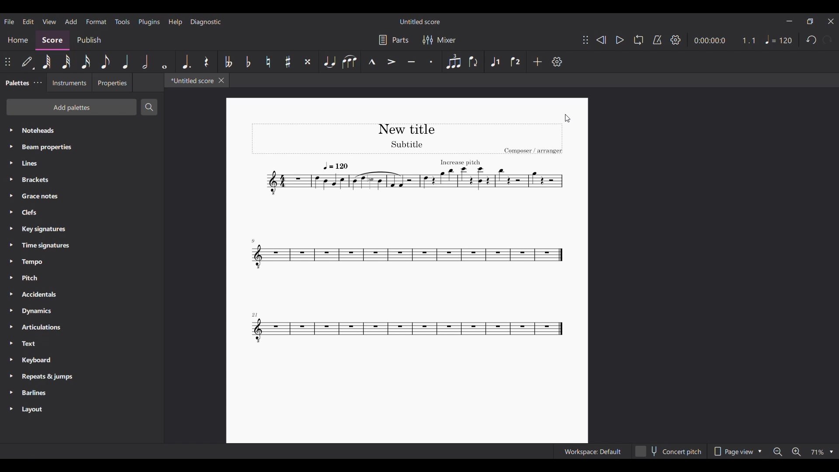  I want to click on Accent, so click(392, 62).